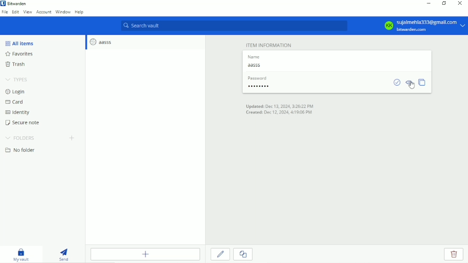 This screenshot has height=263, width=468. What do you see at coordinates (234, 25) in the screenshot?
I see `Search vault` at bounding box center [234, 25].